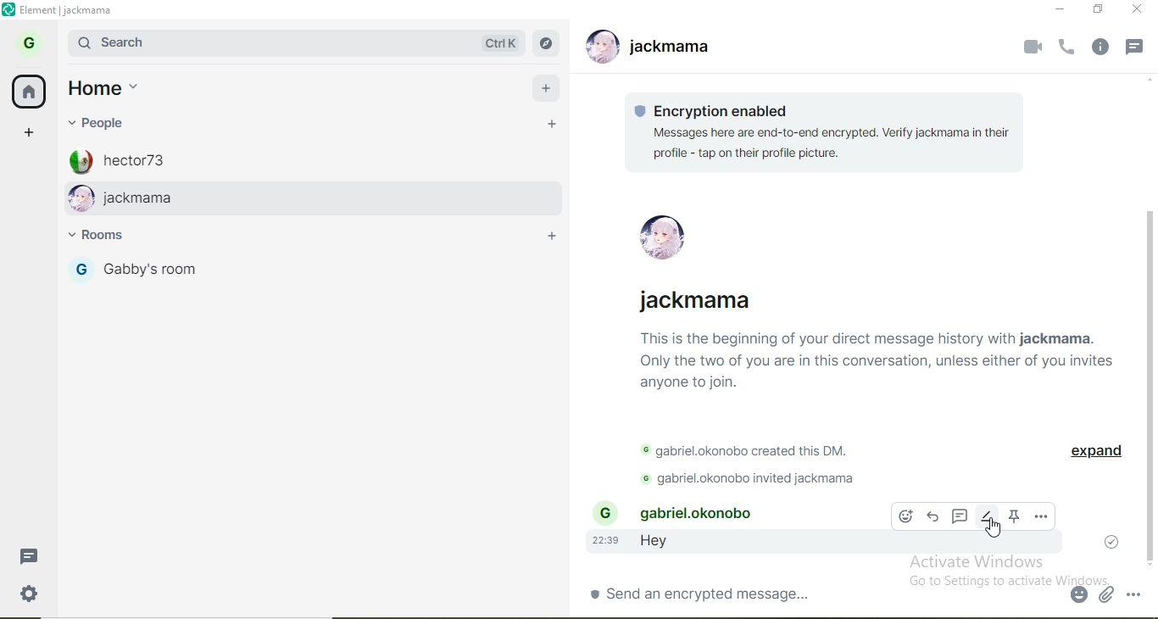  What do you see at coordinates (993, 527) in the screenshot?
I see `cursor` at bounding box center [993, 527].